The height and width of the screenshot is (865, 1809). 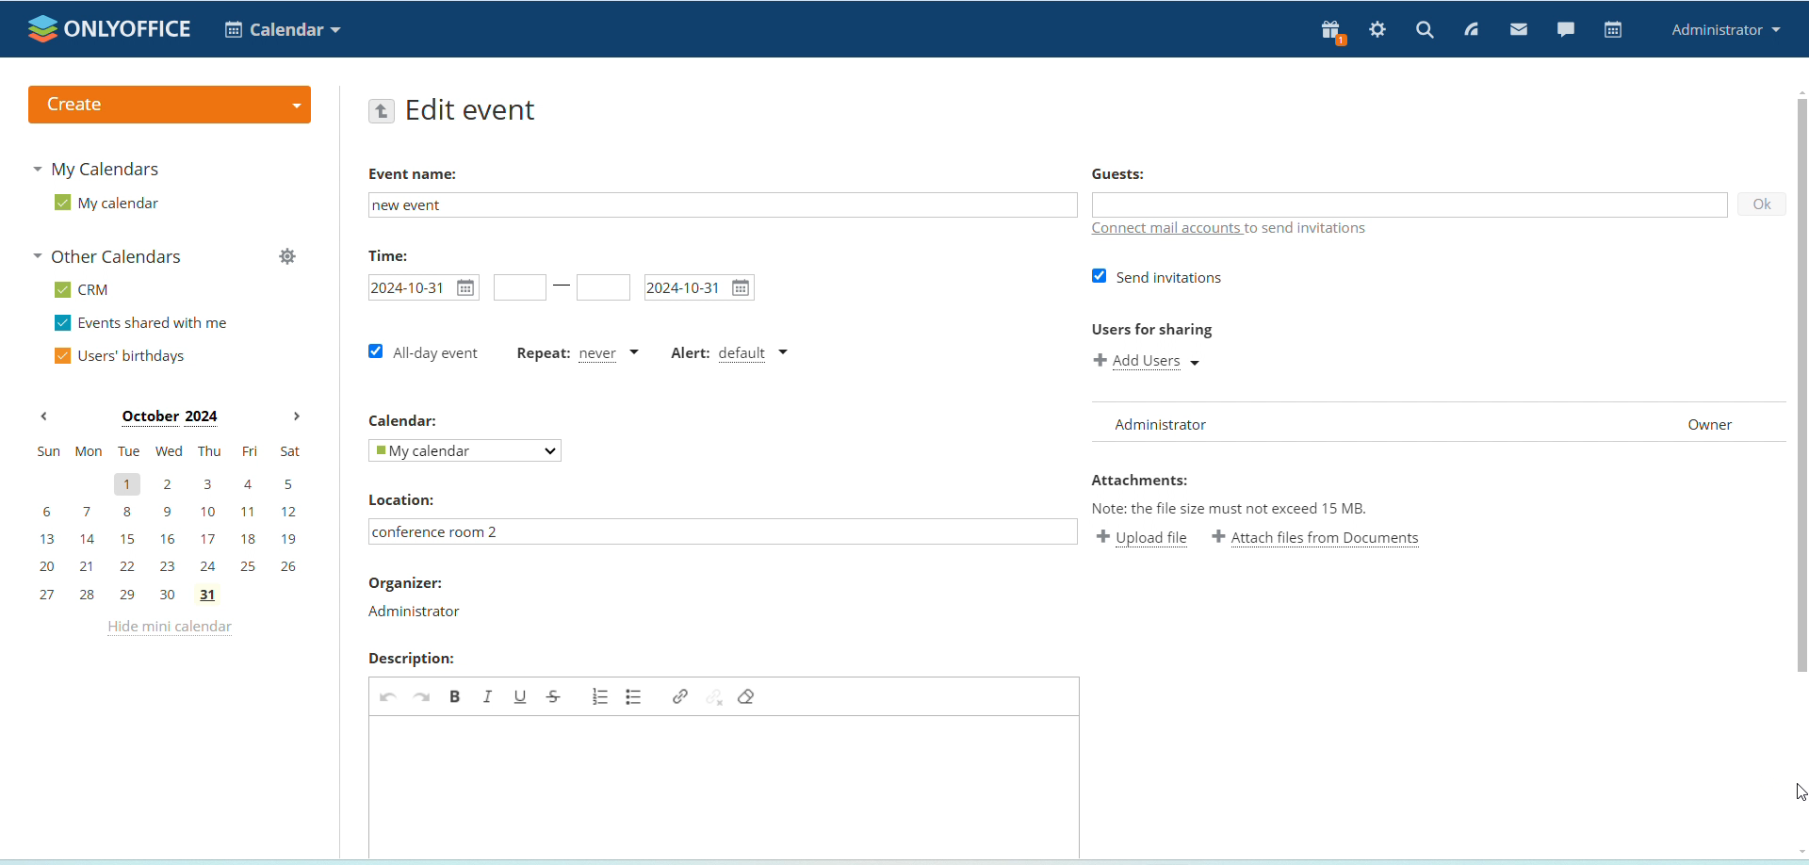 I want to click on mini calendar, so click(x=170, y=523).